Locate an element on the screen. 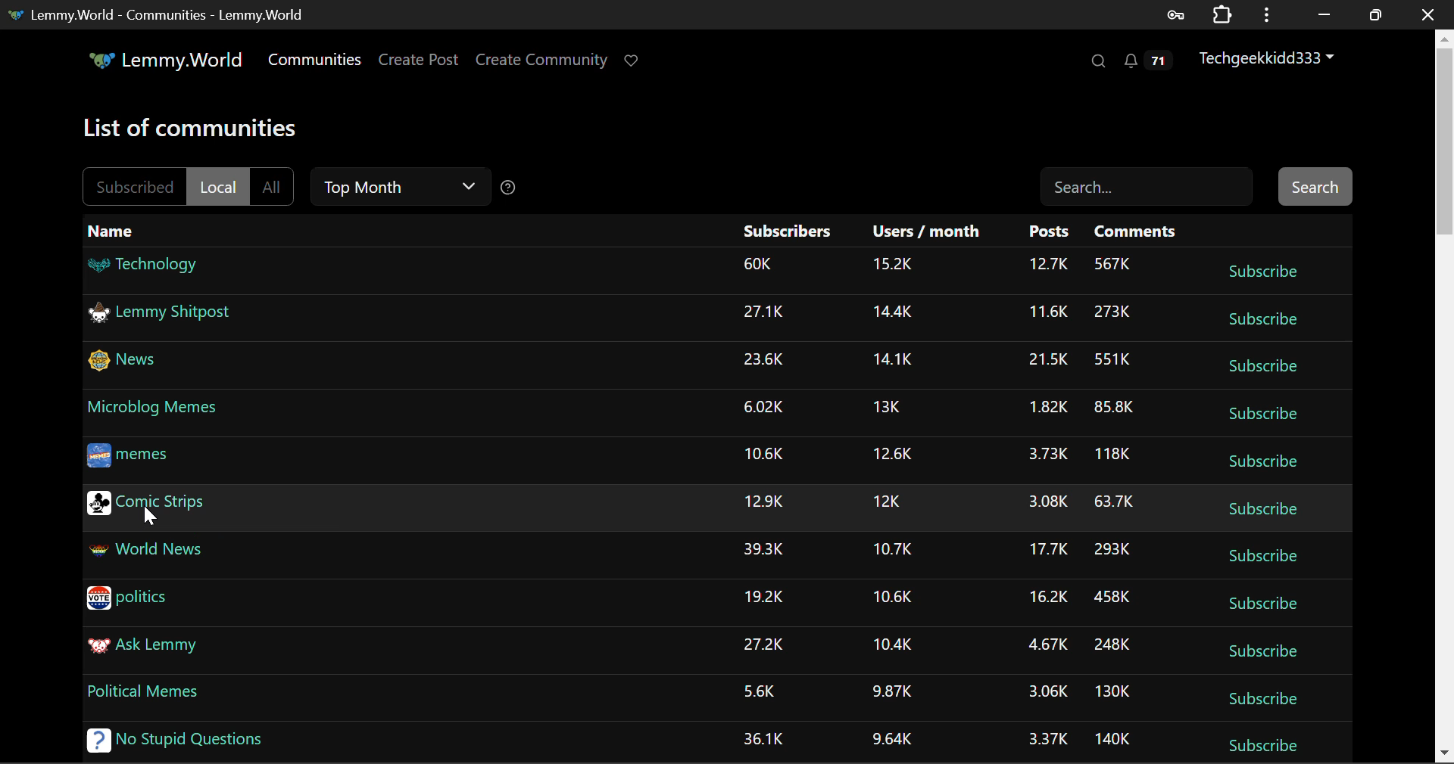  39.3K is located at coordinates (762, 548).